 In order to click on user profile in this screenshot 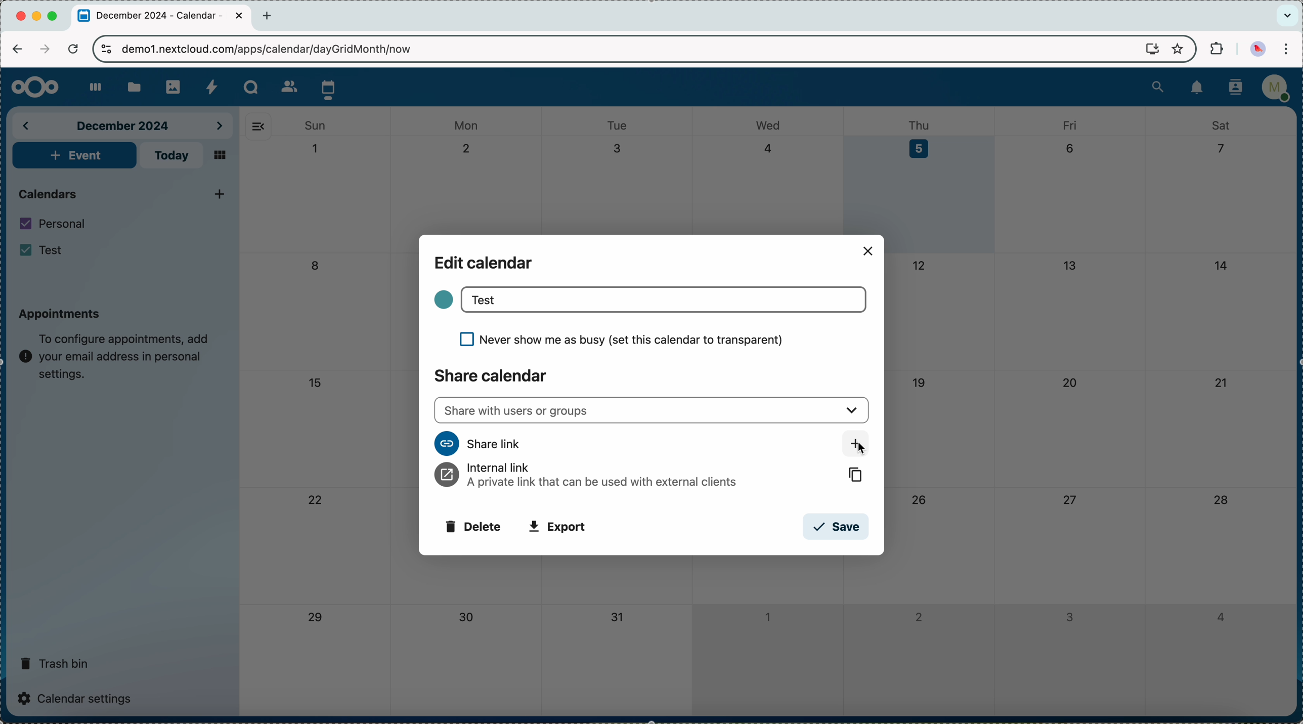, I will do `click(1275, 91)`.